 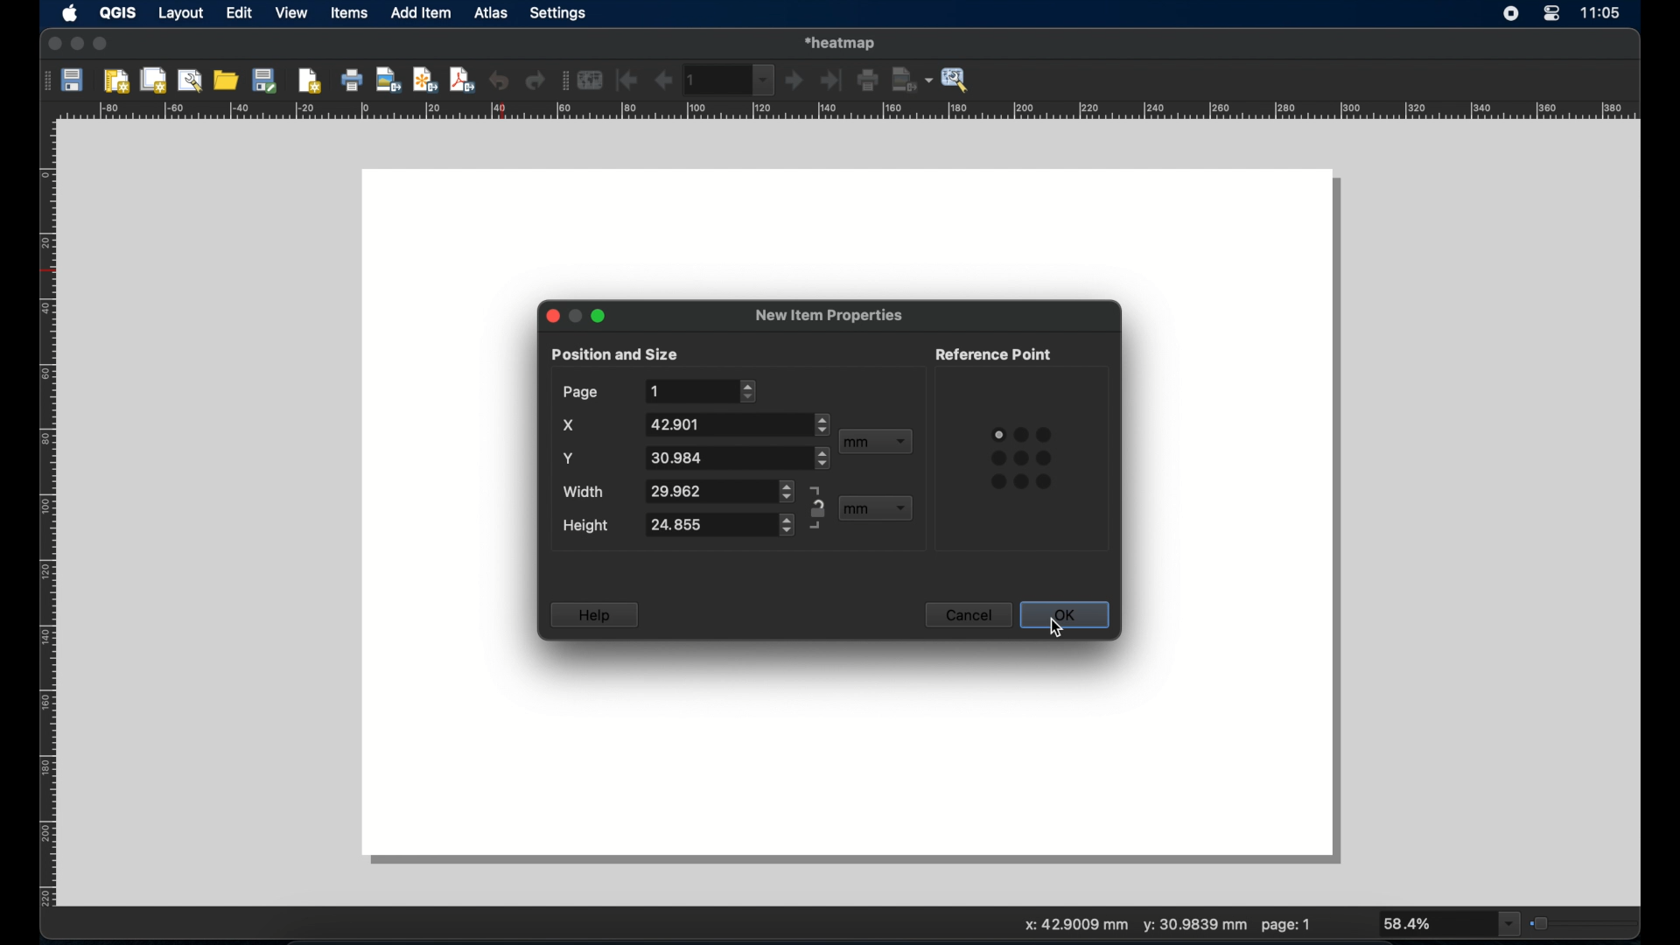 I want to click on screen recorder, so click(x=1512, y=15).